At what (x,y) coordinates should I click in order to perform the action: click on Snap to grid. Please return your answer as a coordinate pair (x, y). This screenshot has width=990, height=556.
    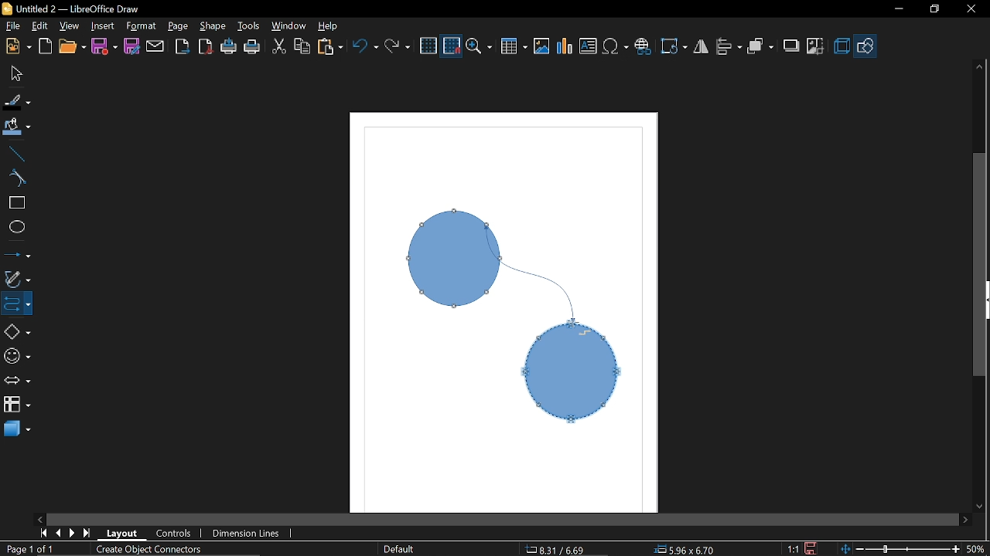
    Looking at the image, I should click on (452, 46).